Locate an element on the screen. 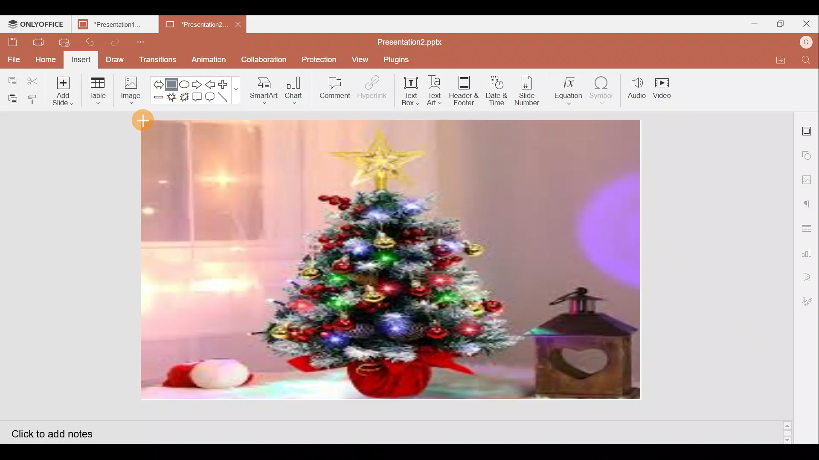  Hyperlink is located at coordinates (369, 89).